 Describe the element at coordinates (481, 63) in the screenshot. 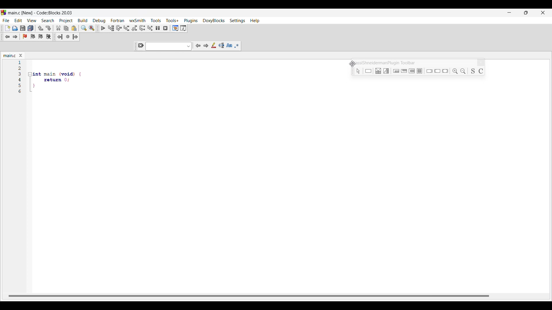

I see `Close toolbar` at that location.